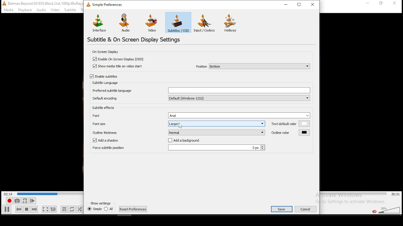 The image size is (403, 226). I want to click on volume, so click(389, 209).